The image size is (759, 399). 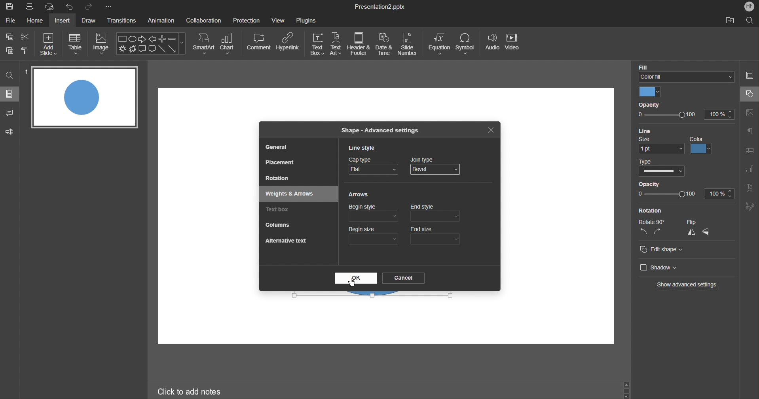 I want to click on Columns, so click(x=278, y=225).